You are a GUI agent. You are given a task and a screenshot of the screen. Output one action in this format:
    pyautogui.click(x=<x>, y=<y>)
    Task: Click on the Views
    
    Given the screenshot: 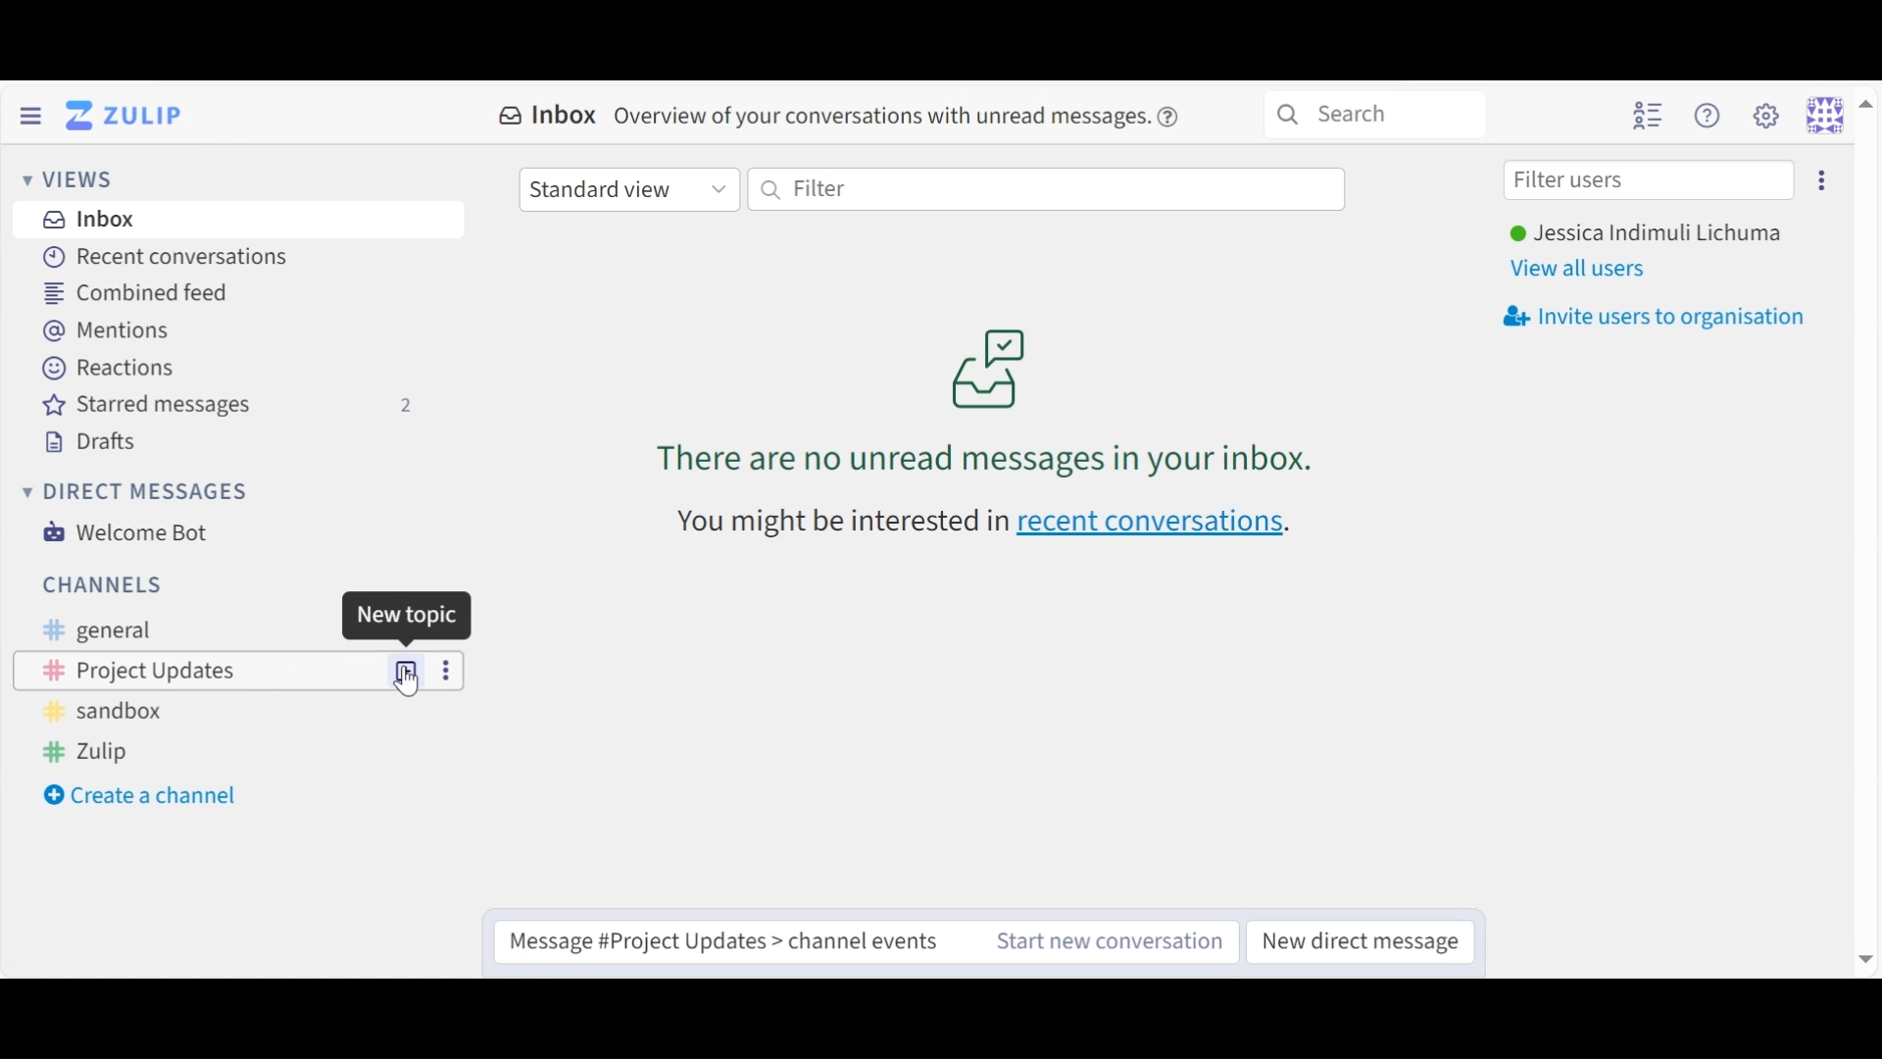 What is the action you would take?
    pyautogui.click(x=74, y=179)
    